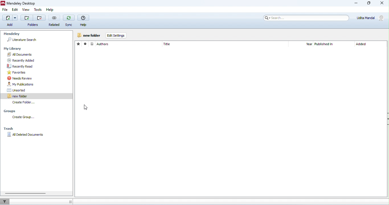 This screenshot has width=389, height=205. Describe the element at coordinates (86, 44) in the screenshot. I see `read / unread` at that location.